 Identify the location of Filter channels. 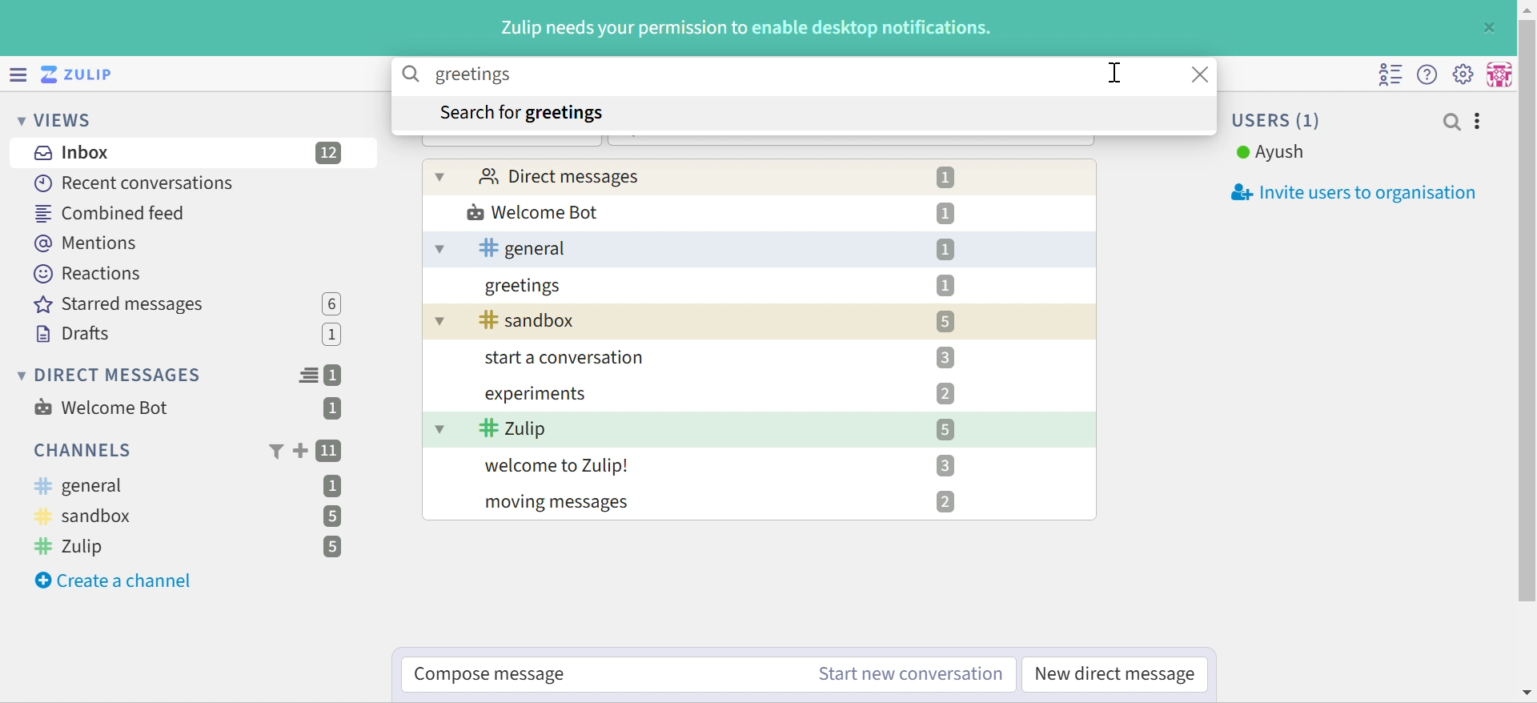
(275, 452).